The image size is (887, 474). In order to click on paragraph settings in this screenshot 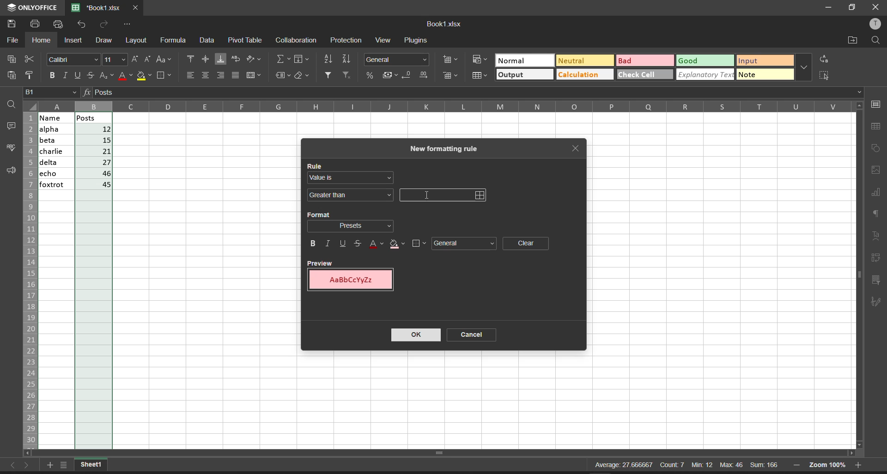, I will do `click(879, 213)`.